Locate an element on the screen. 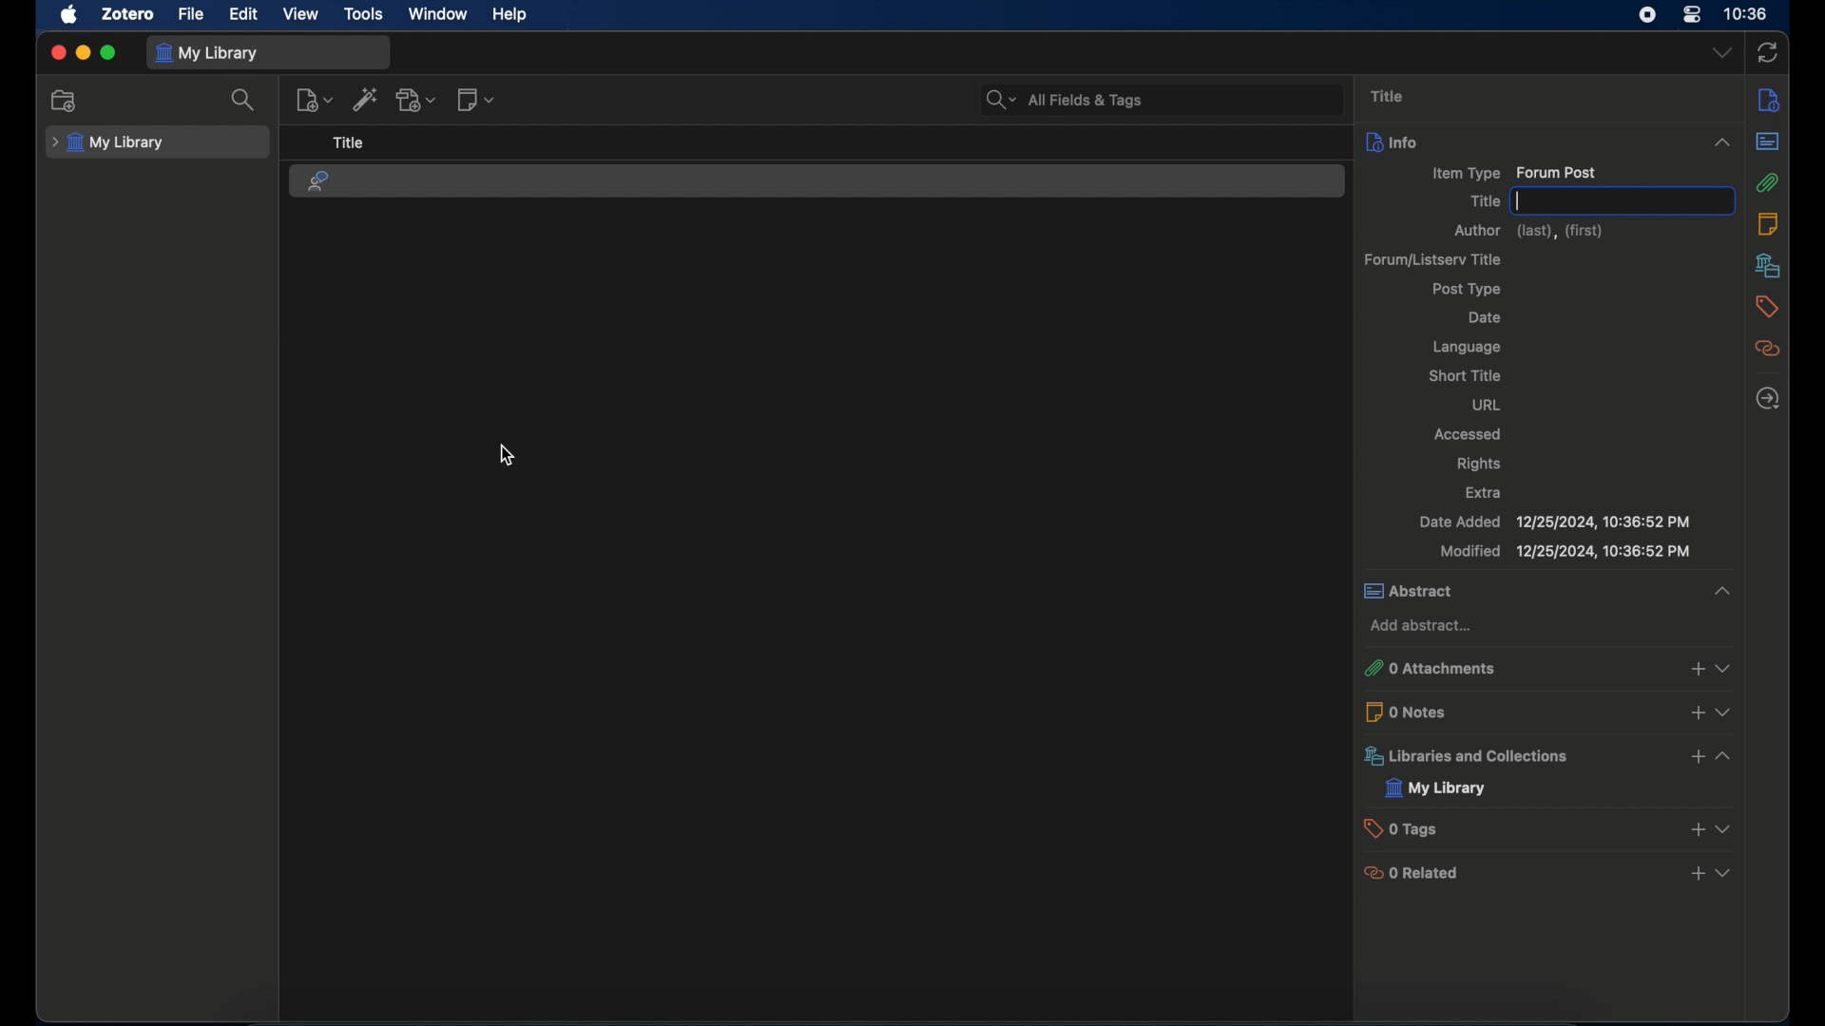 The height and width of the screenshot is (1026, 1825). date is located at coordinates (1488, 316).